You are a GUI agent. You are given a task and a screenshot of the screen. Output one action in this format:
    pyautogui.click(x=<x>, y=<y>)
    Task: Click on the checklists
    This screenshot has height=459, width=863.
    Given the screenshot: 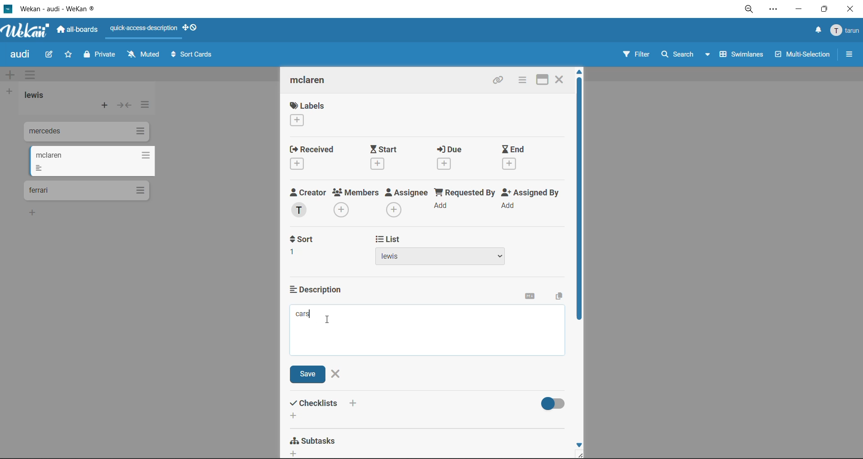 What is the action you would take?
    pyautogui.click(x=326, y=409)
    